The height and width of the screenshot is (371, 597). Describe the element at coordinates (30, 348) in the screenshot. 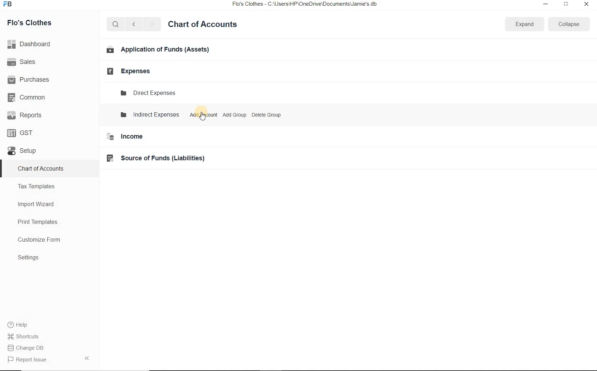

I see ` Change DB` at that location.